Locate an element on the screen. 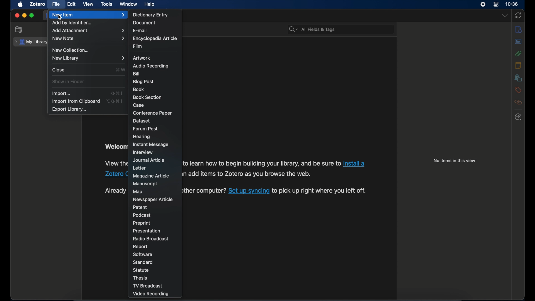 The width and height of the screenshot is (535, 301). forum post is located at coordinates (145, 129).